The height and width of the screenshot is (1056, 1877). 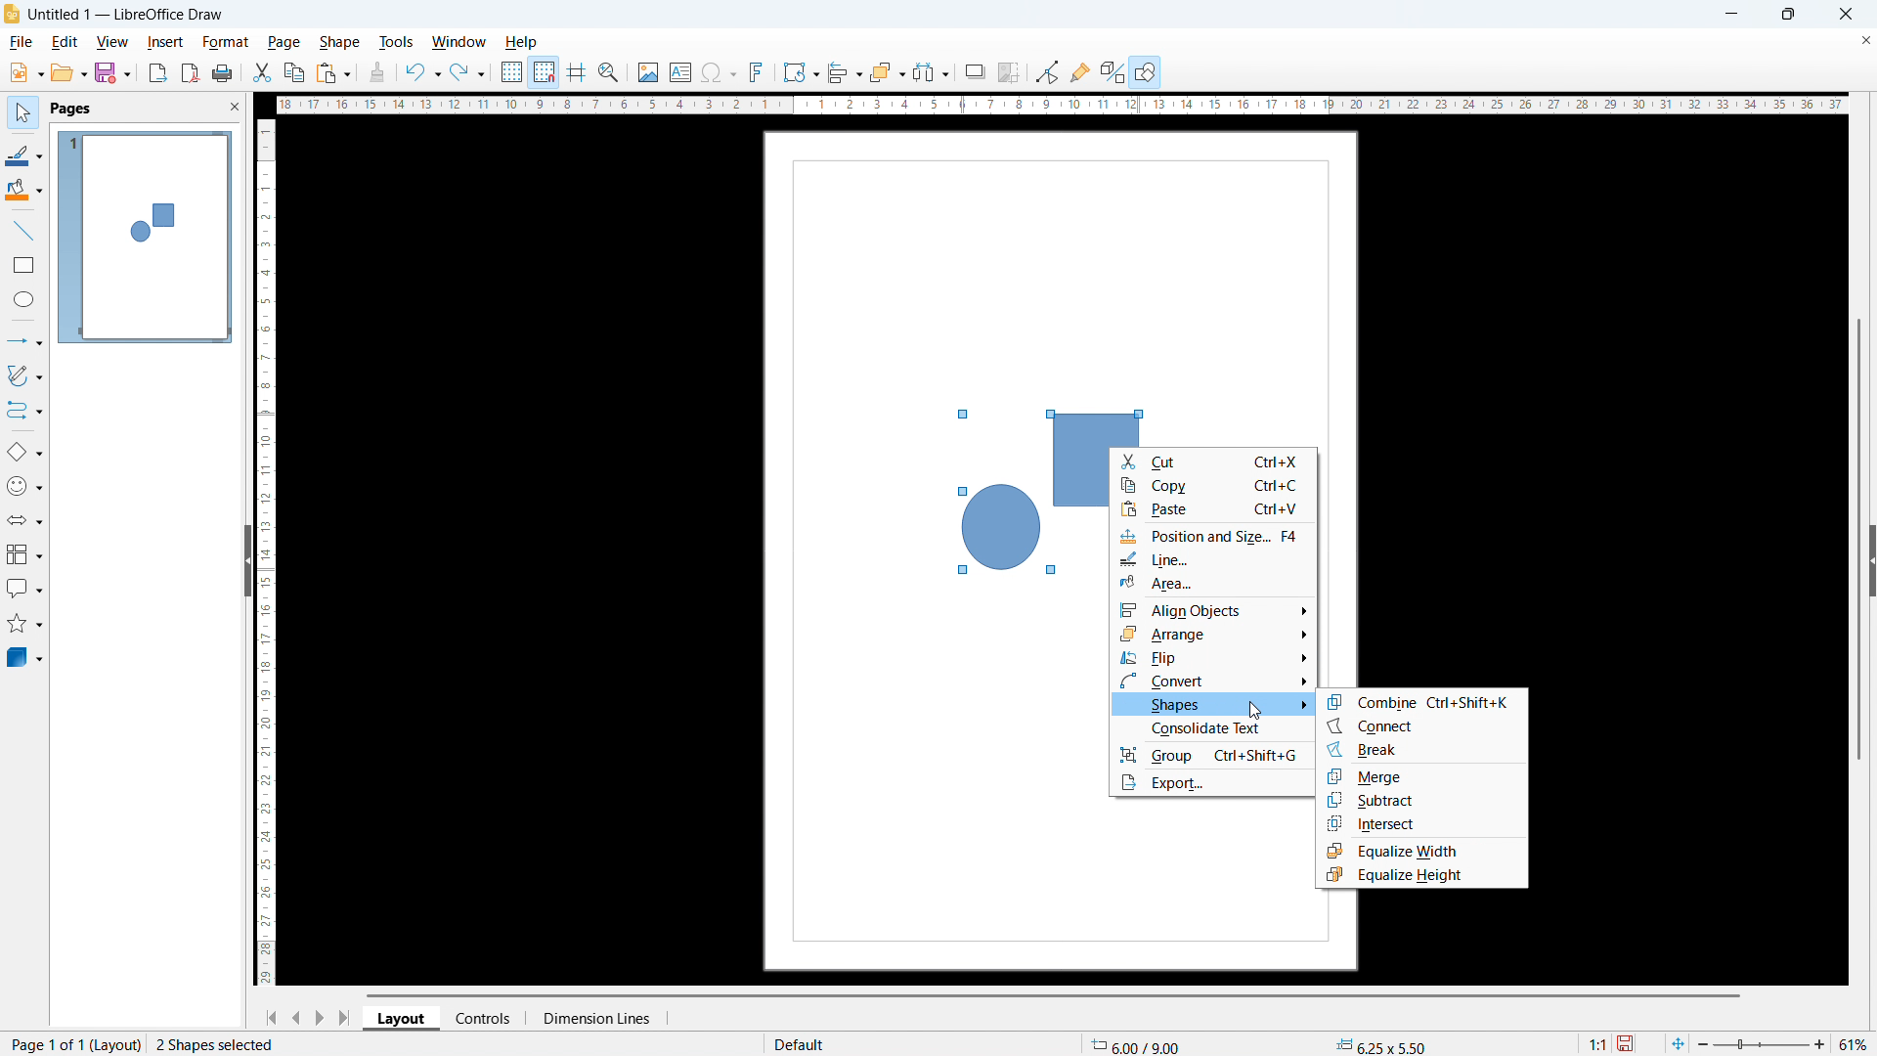 I want to click on symbol shapes, so click(x=24, y=486).